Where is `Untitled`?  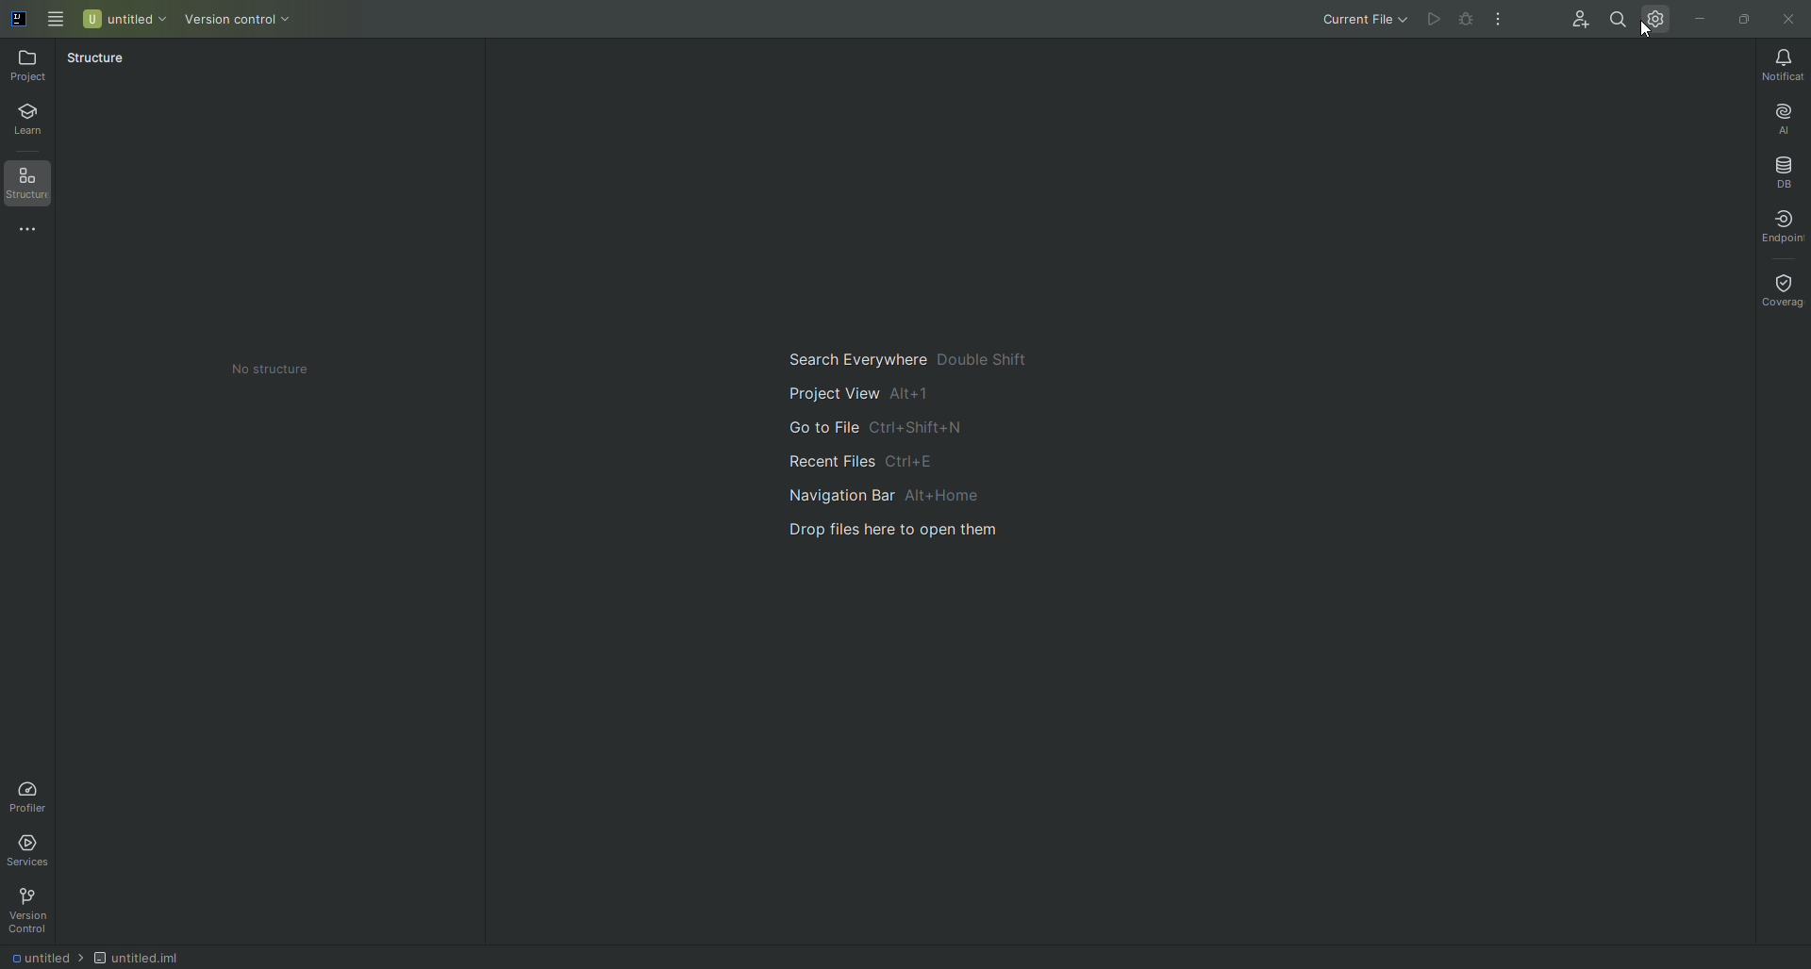 Untitled is located at coordinates (123, 20).